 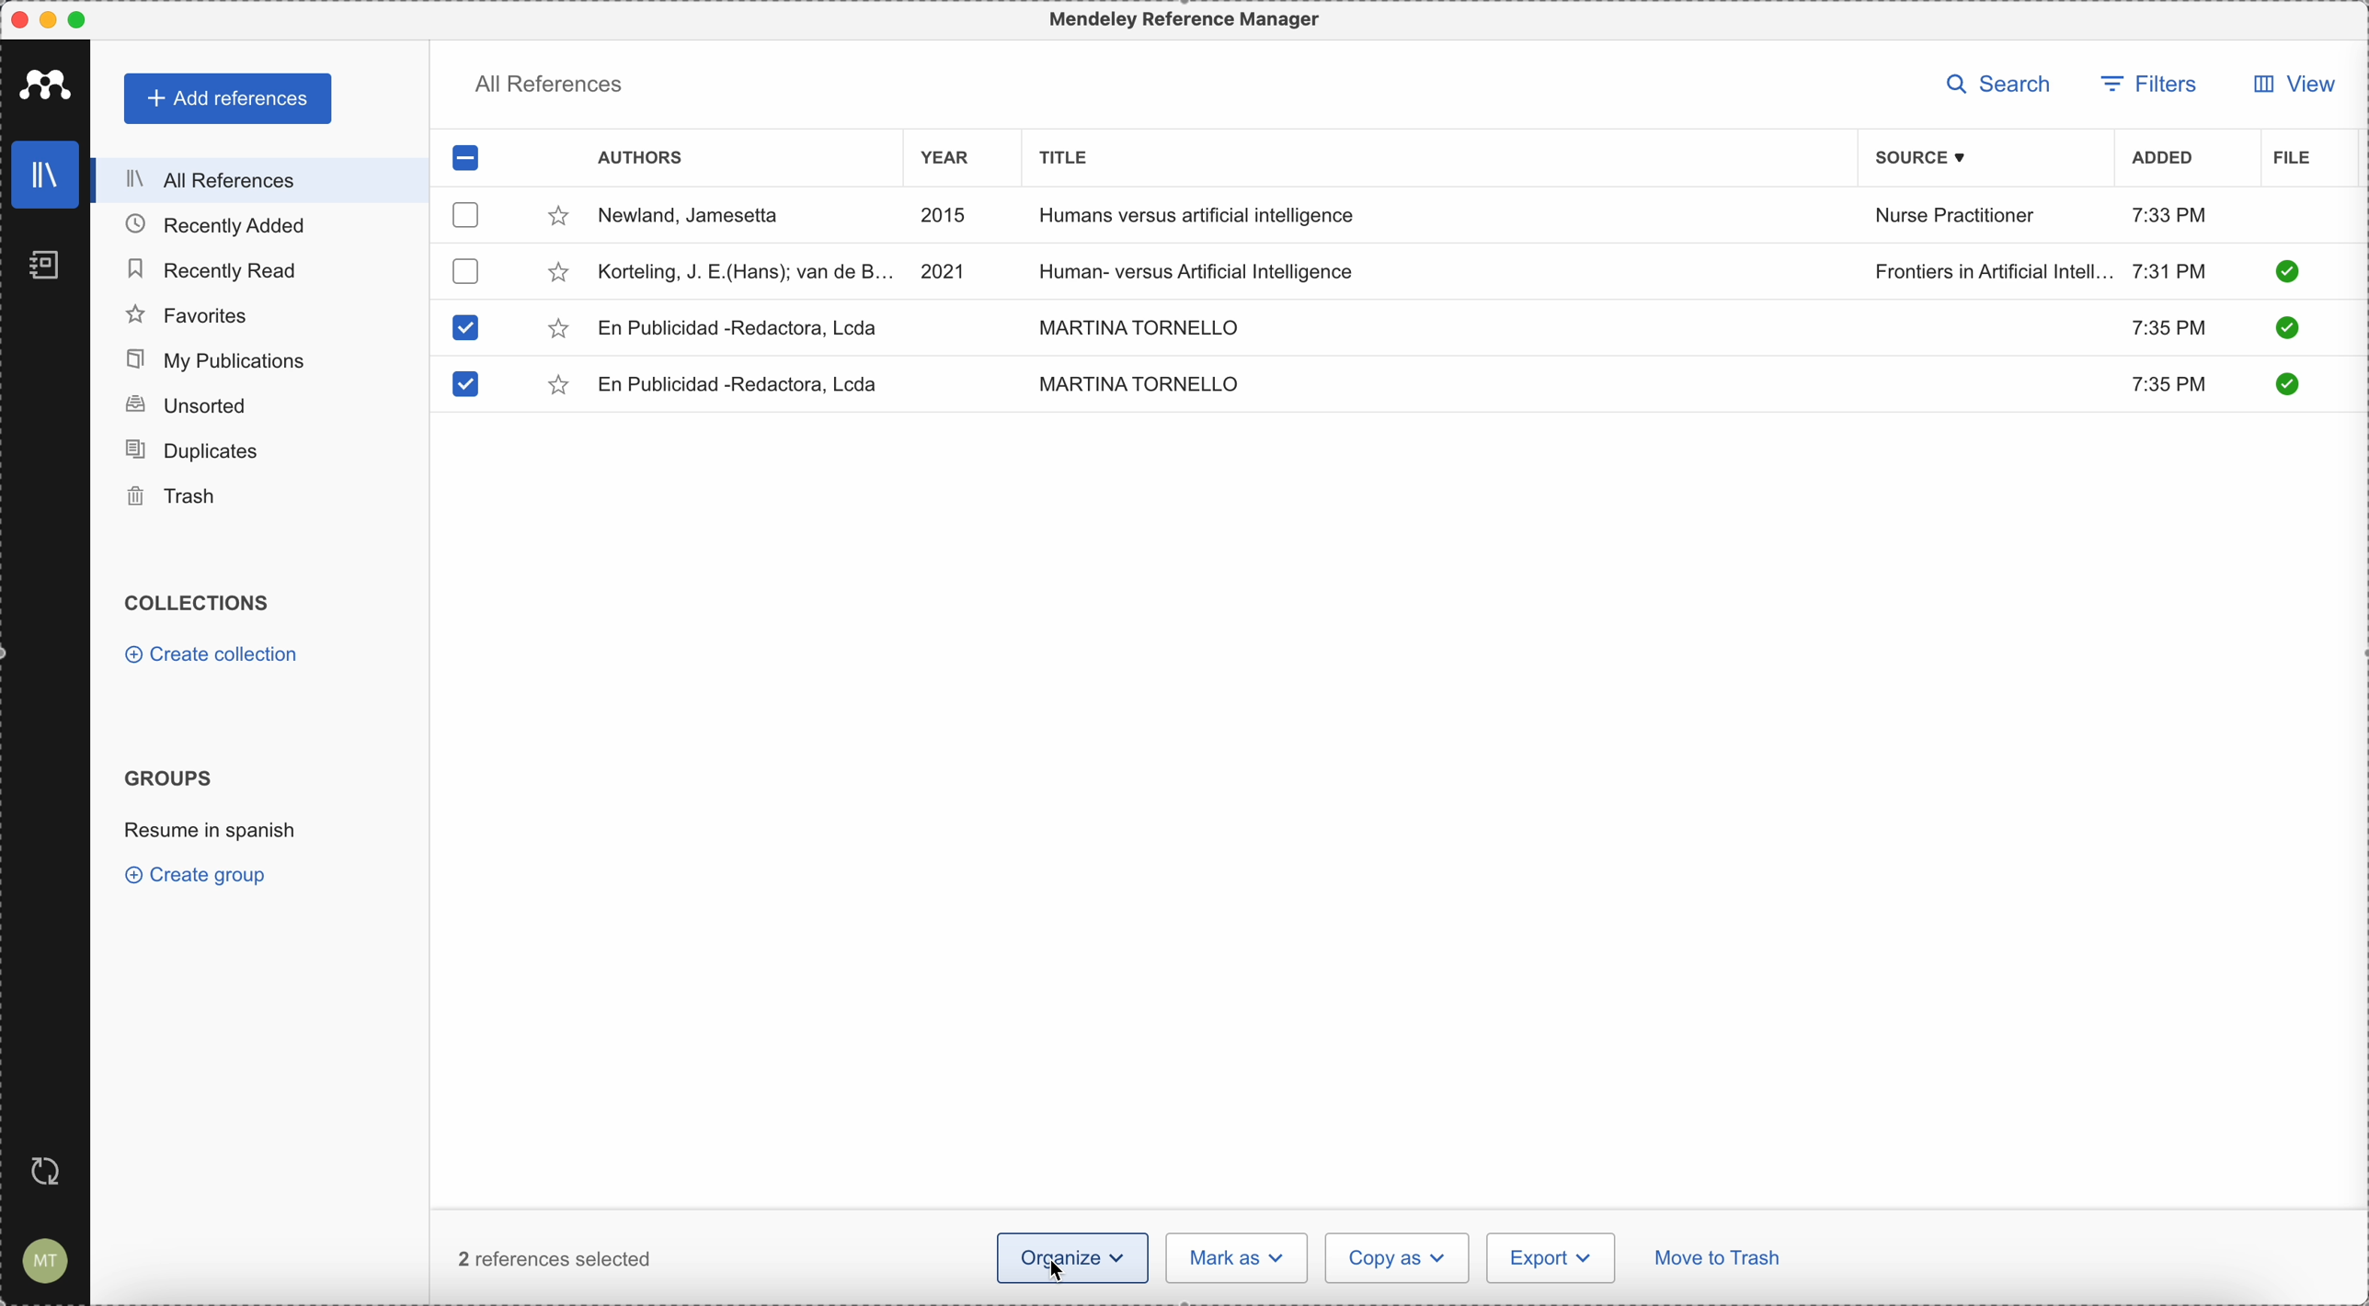 What do you see at coordinates (2286, 271) in the screenshot?
I see `check it` at bounding box center [2286, 271].